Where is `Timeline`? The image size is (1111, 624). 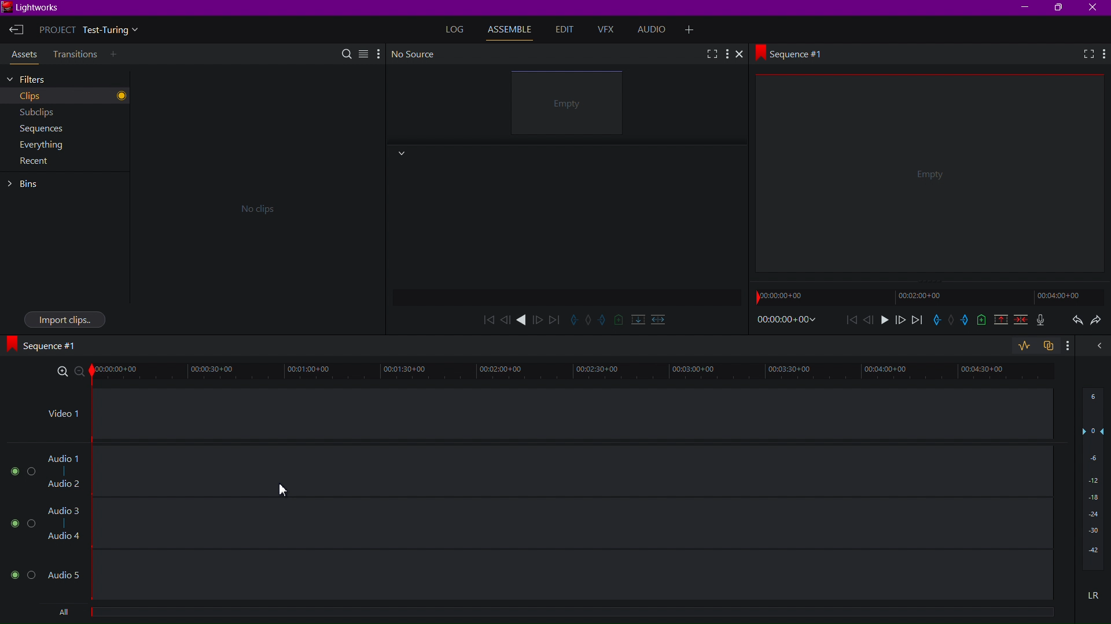 Timeline is located at coordinates (579, 373).